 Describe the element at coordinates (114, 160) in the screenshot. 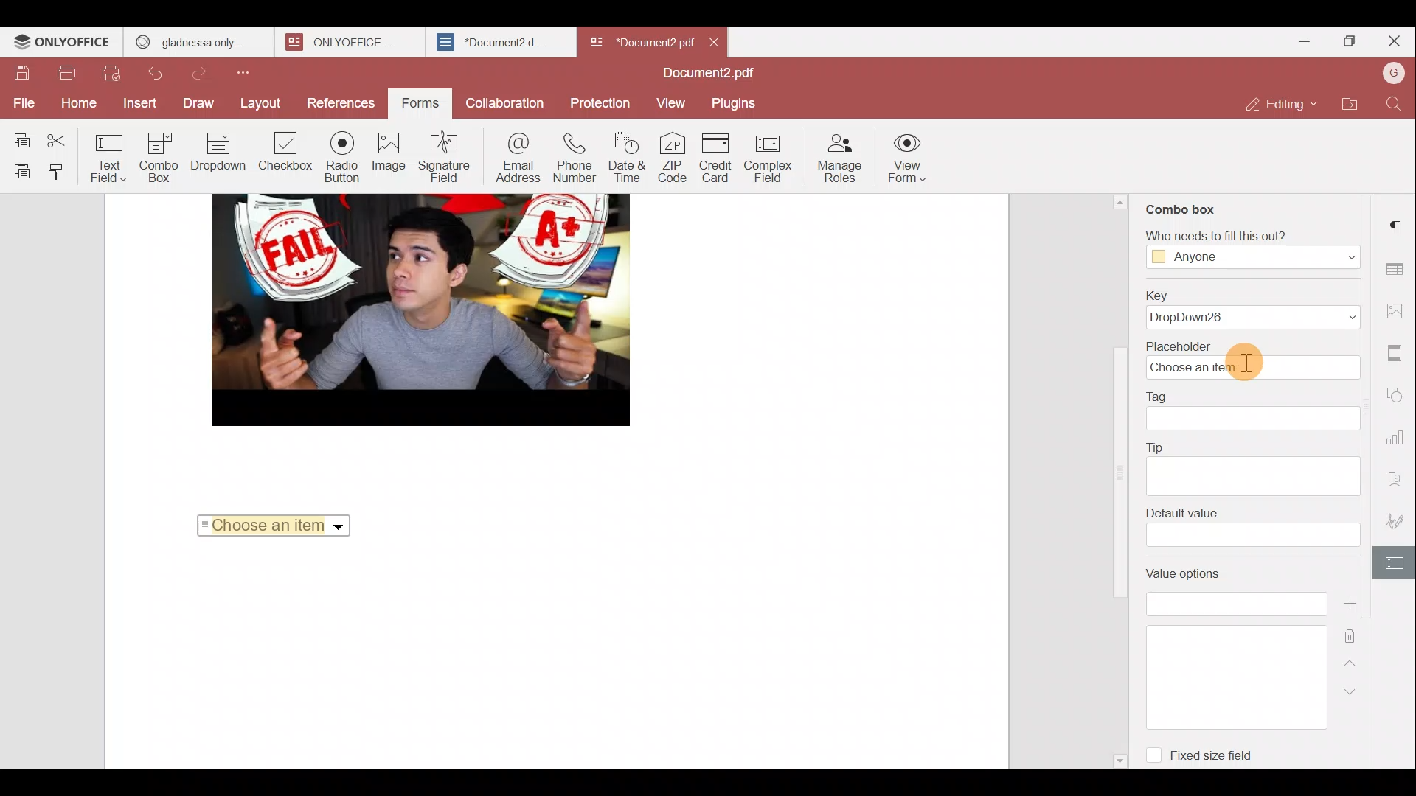

I see `Text field` at that location.